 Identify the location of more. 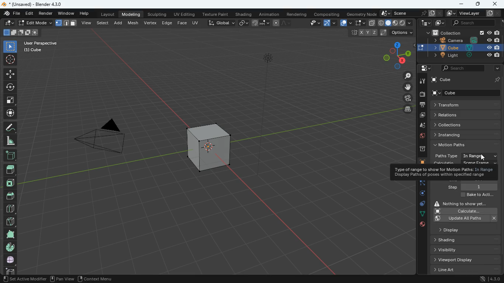
(496, 69).